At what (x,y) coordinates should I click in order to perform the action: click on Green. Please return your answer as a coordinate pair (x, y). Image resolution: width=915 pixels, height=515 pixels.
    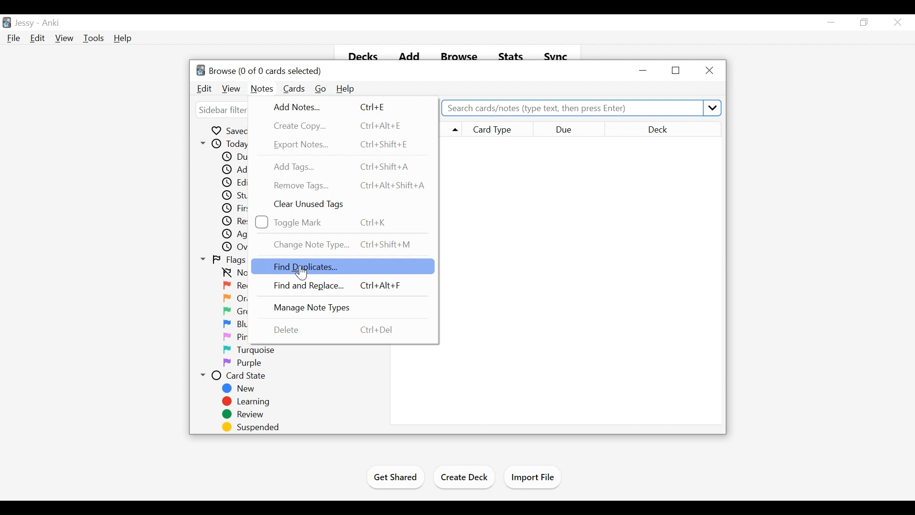
    Looking at the image, I should click on (242, 311).